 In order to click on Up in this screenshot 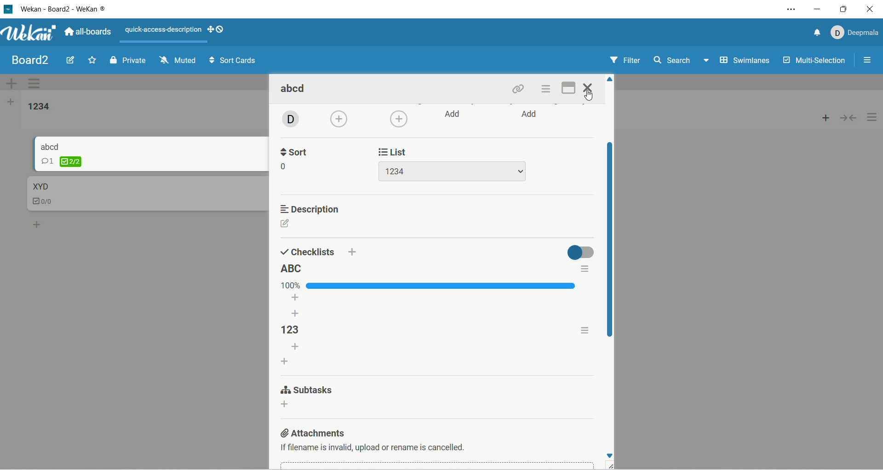, I will do `click(610, 79)`.